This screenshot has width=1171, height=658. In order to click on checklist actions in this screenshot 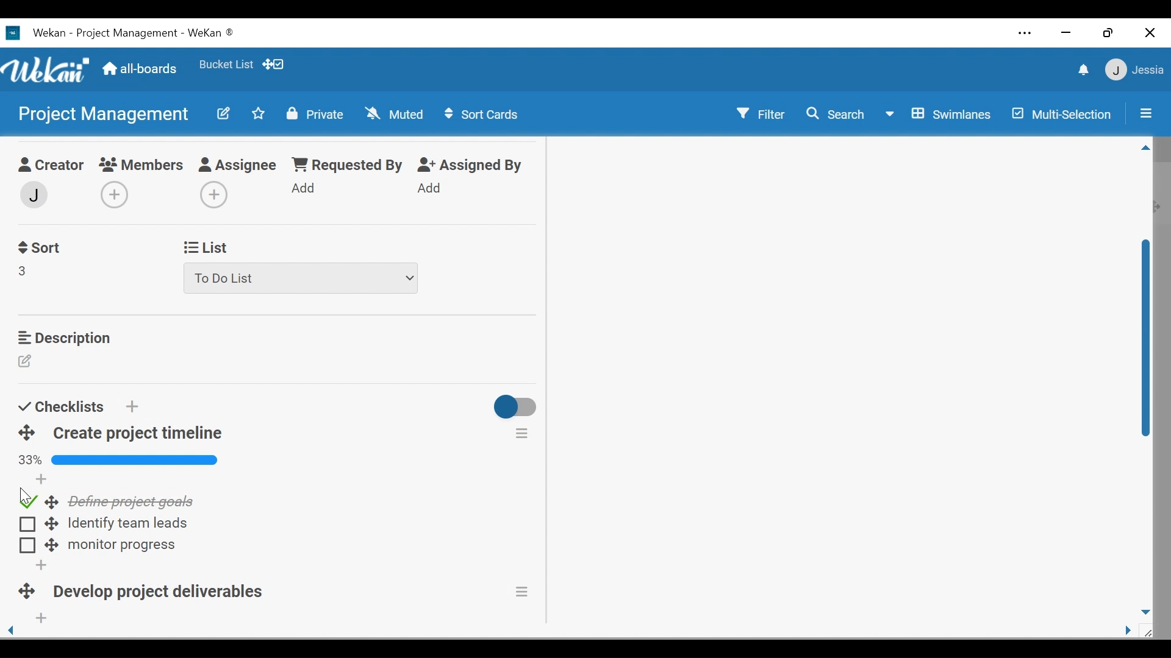, I will do `click(522, 433)`.